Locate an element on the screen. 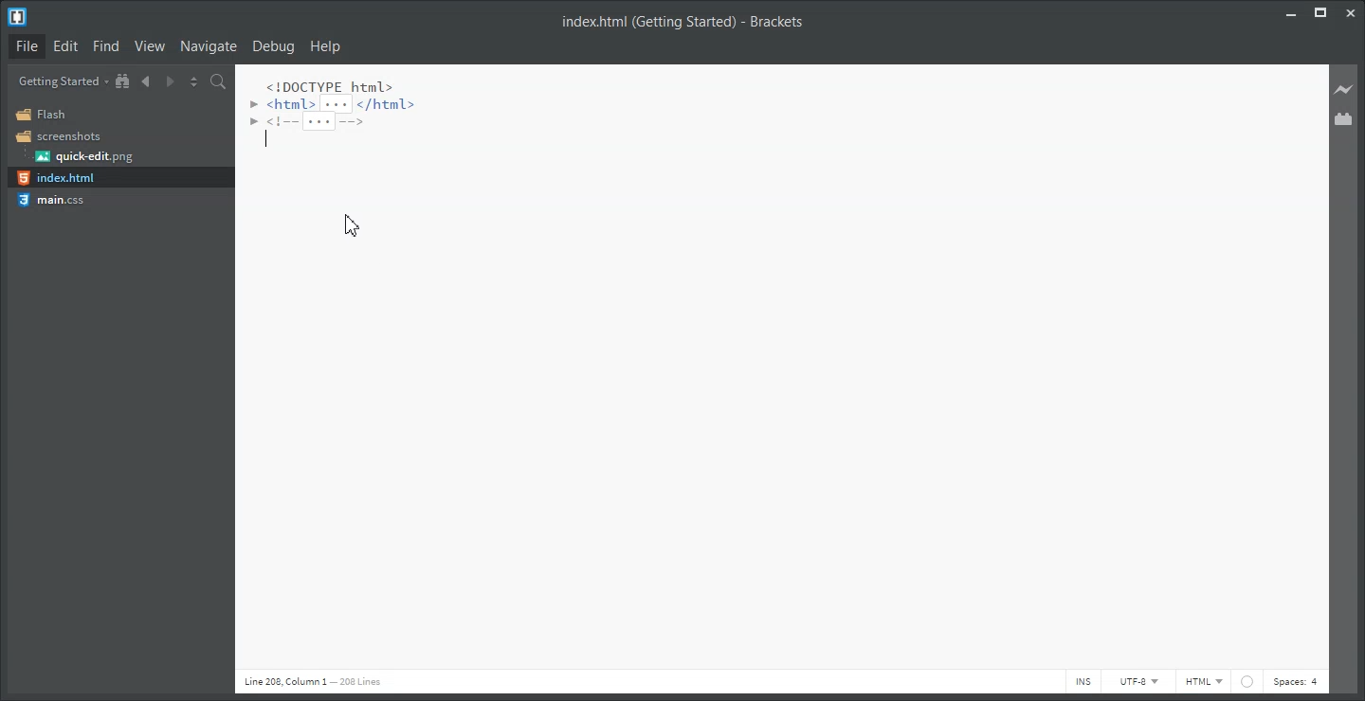 The image size is (1365, 701). Help is located at coordinates (328, 46).